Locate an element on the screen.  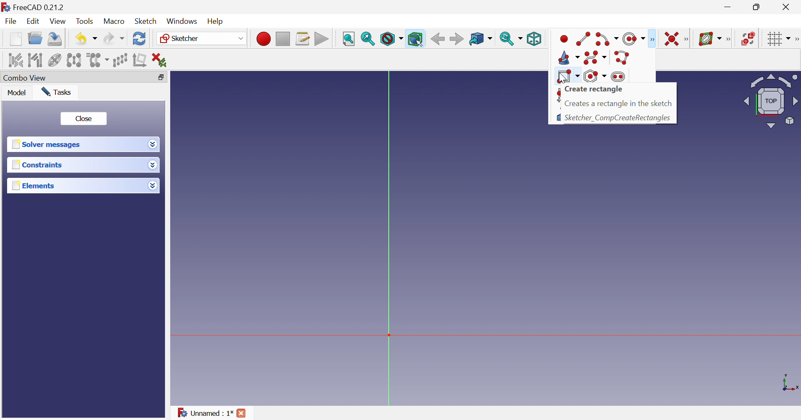
Viewing angle is located at coordinates (771, 102).